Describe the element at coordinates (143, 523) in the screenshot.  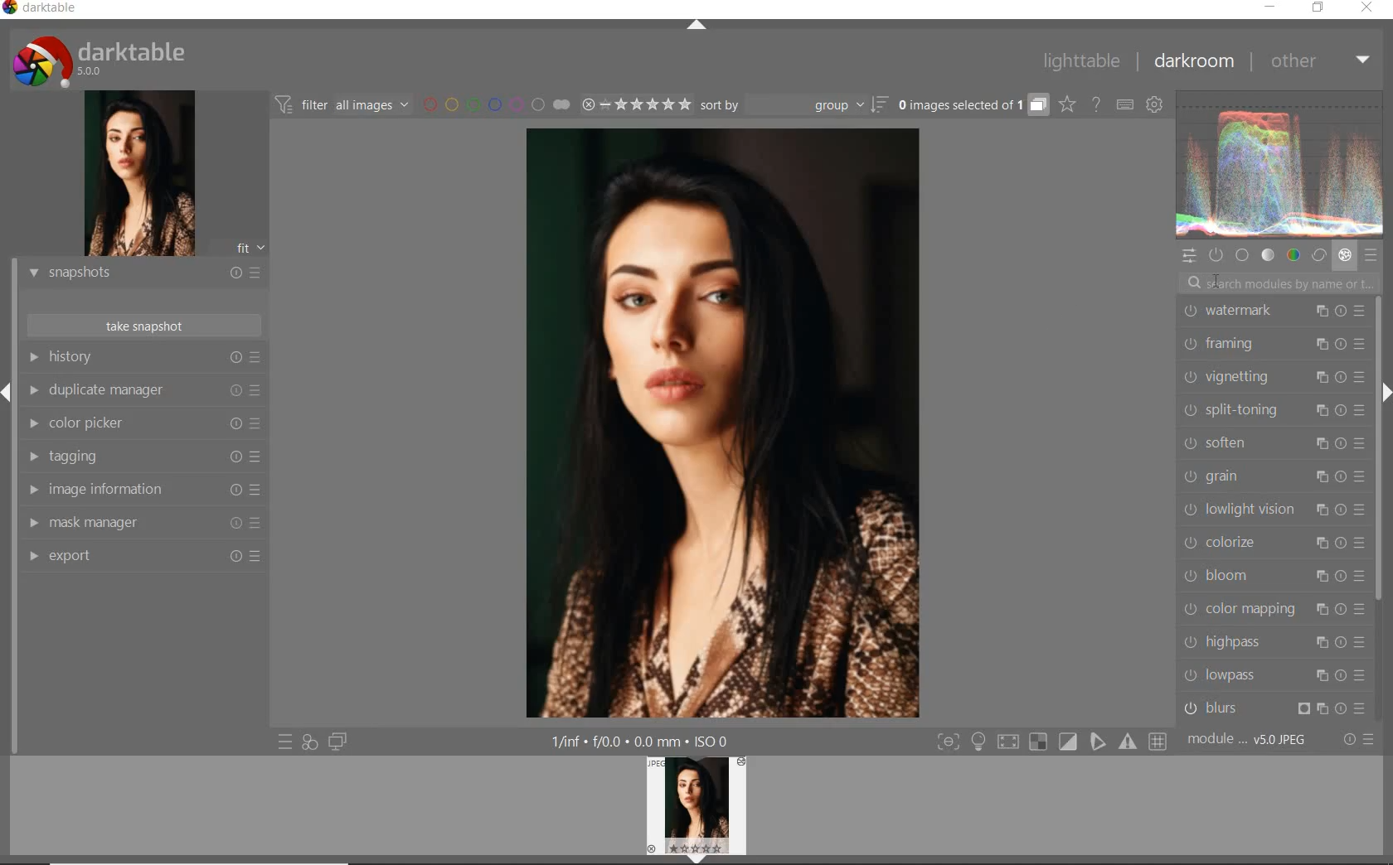
I see `mask manager` at that location.